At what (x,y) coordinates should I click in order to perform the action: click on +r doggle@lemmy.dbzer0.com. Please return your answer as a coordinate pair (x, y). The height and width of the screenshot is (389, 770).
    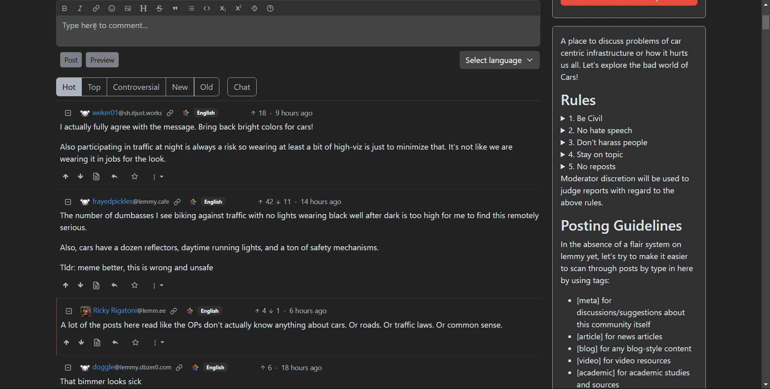
    Looking at the image, I should click on (125, 367).